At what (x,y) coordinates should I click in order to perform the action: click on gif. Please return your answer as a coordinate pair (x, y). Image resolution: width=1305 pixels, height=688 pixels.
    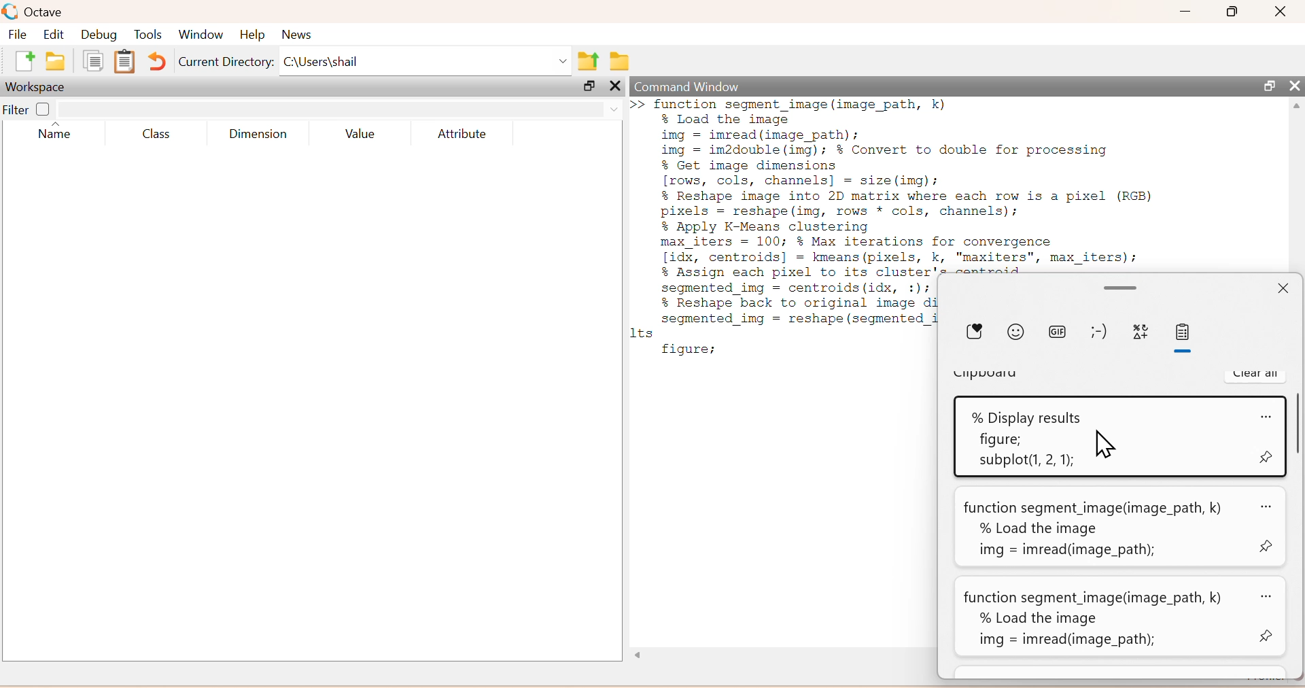
    Looking at the image, I should click on (1058, 332).